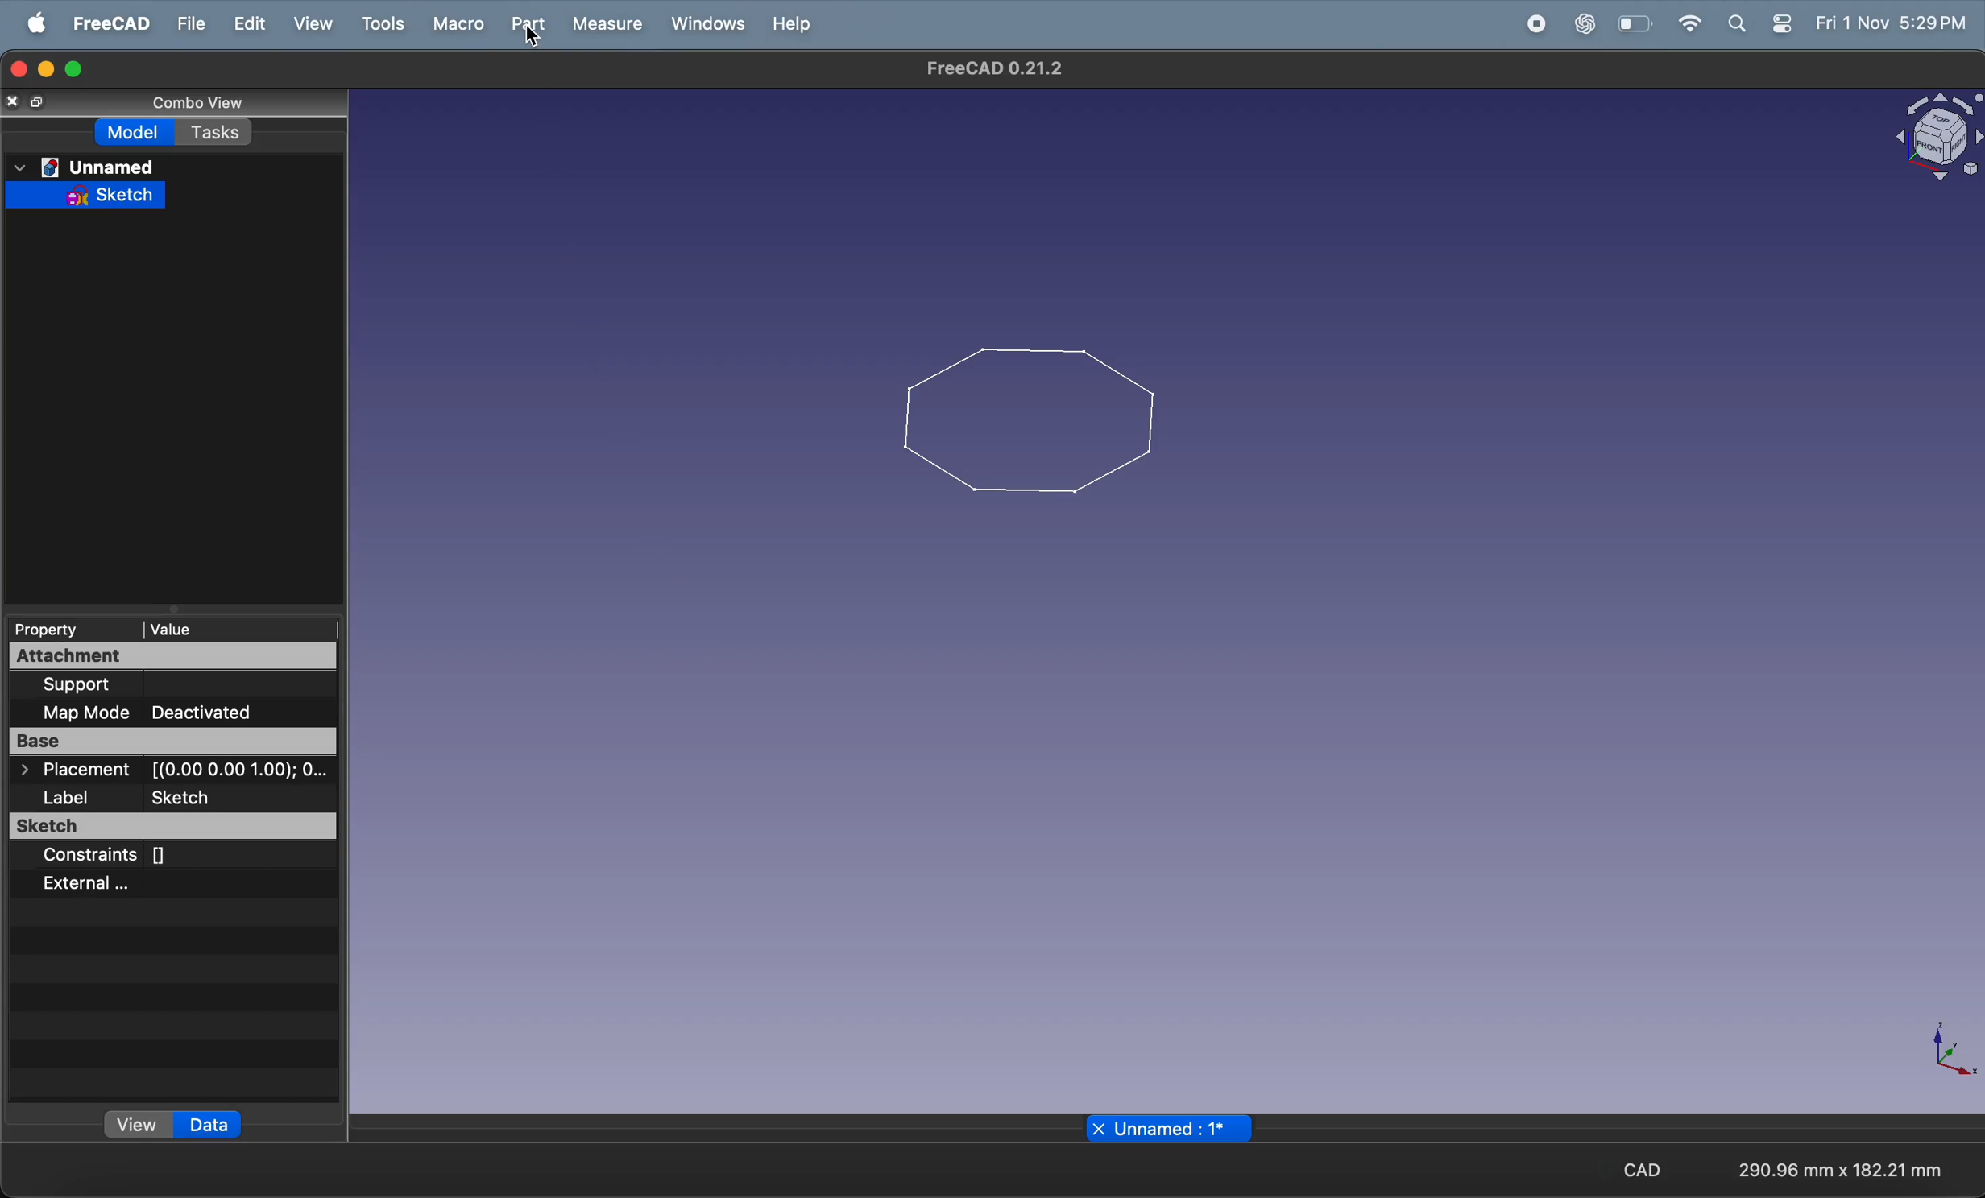 Image resolution: width=1985 pixels, height=1198 pixels. Describe the element at coordinates (105, 23) in the screenshot. I see `free CAD` at that location.